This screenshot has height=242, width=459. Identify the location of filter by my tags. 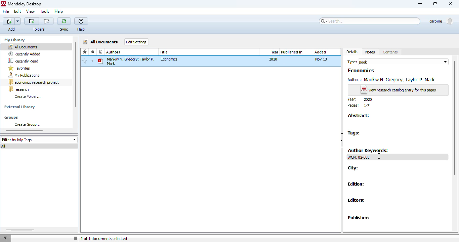
(39, 140).